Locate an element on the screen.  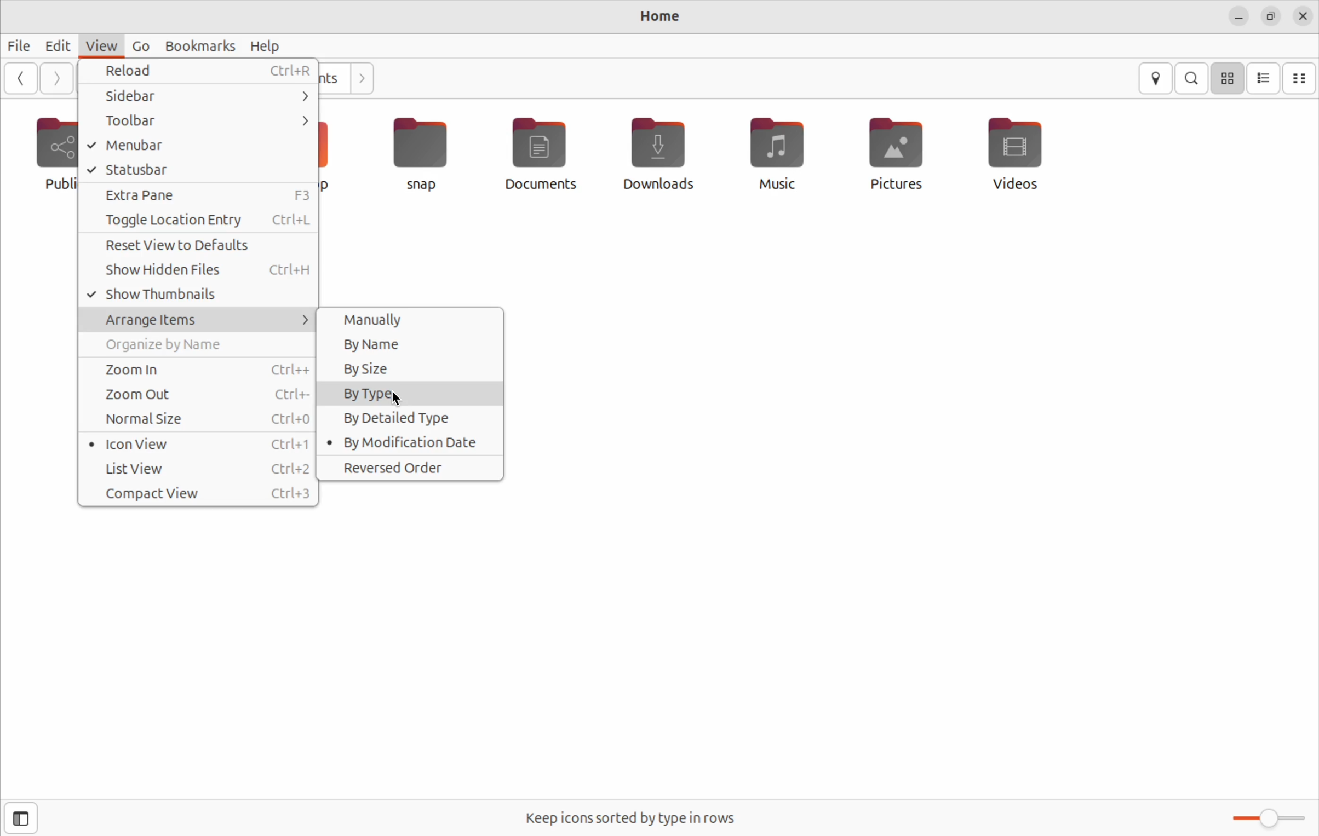
vidoes is located at coordinates (1006, 152).